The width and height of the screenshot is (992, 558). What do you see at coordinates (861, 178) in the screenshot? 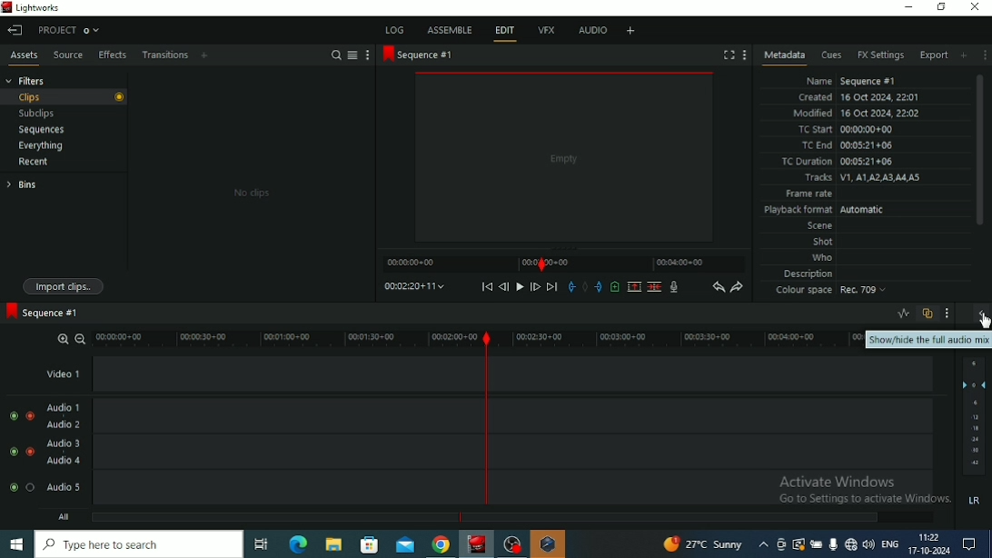
I see `Tracks` at bounding box center [861, 178].